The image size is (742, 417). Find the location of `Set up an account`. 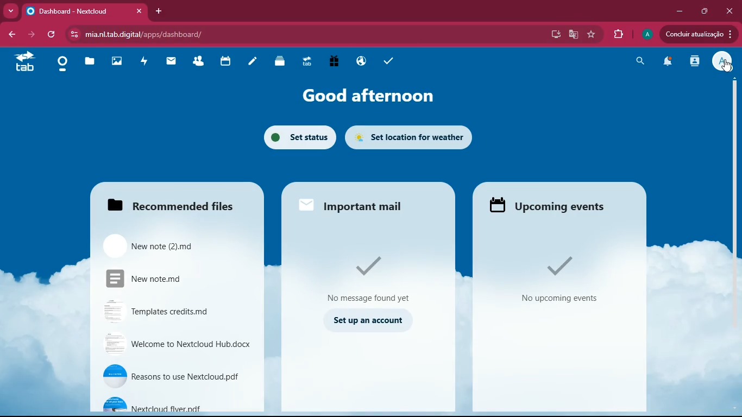

Set up an account is located at coordinates (365, 320).